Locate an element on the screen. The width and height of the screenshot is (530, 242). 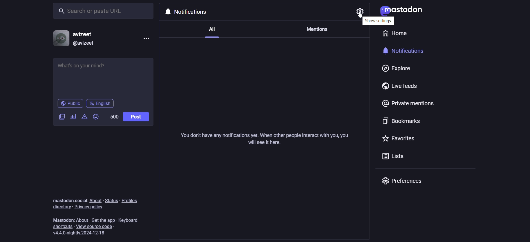
content warning is located at coordinates (84, 117).